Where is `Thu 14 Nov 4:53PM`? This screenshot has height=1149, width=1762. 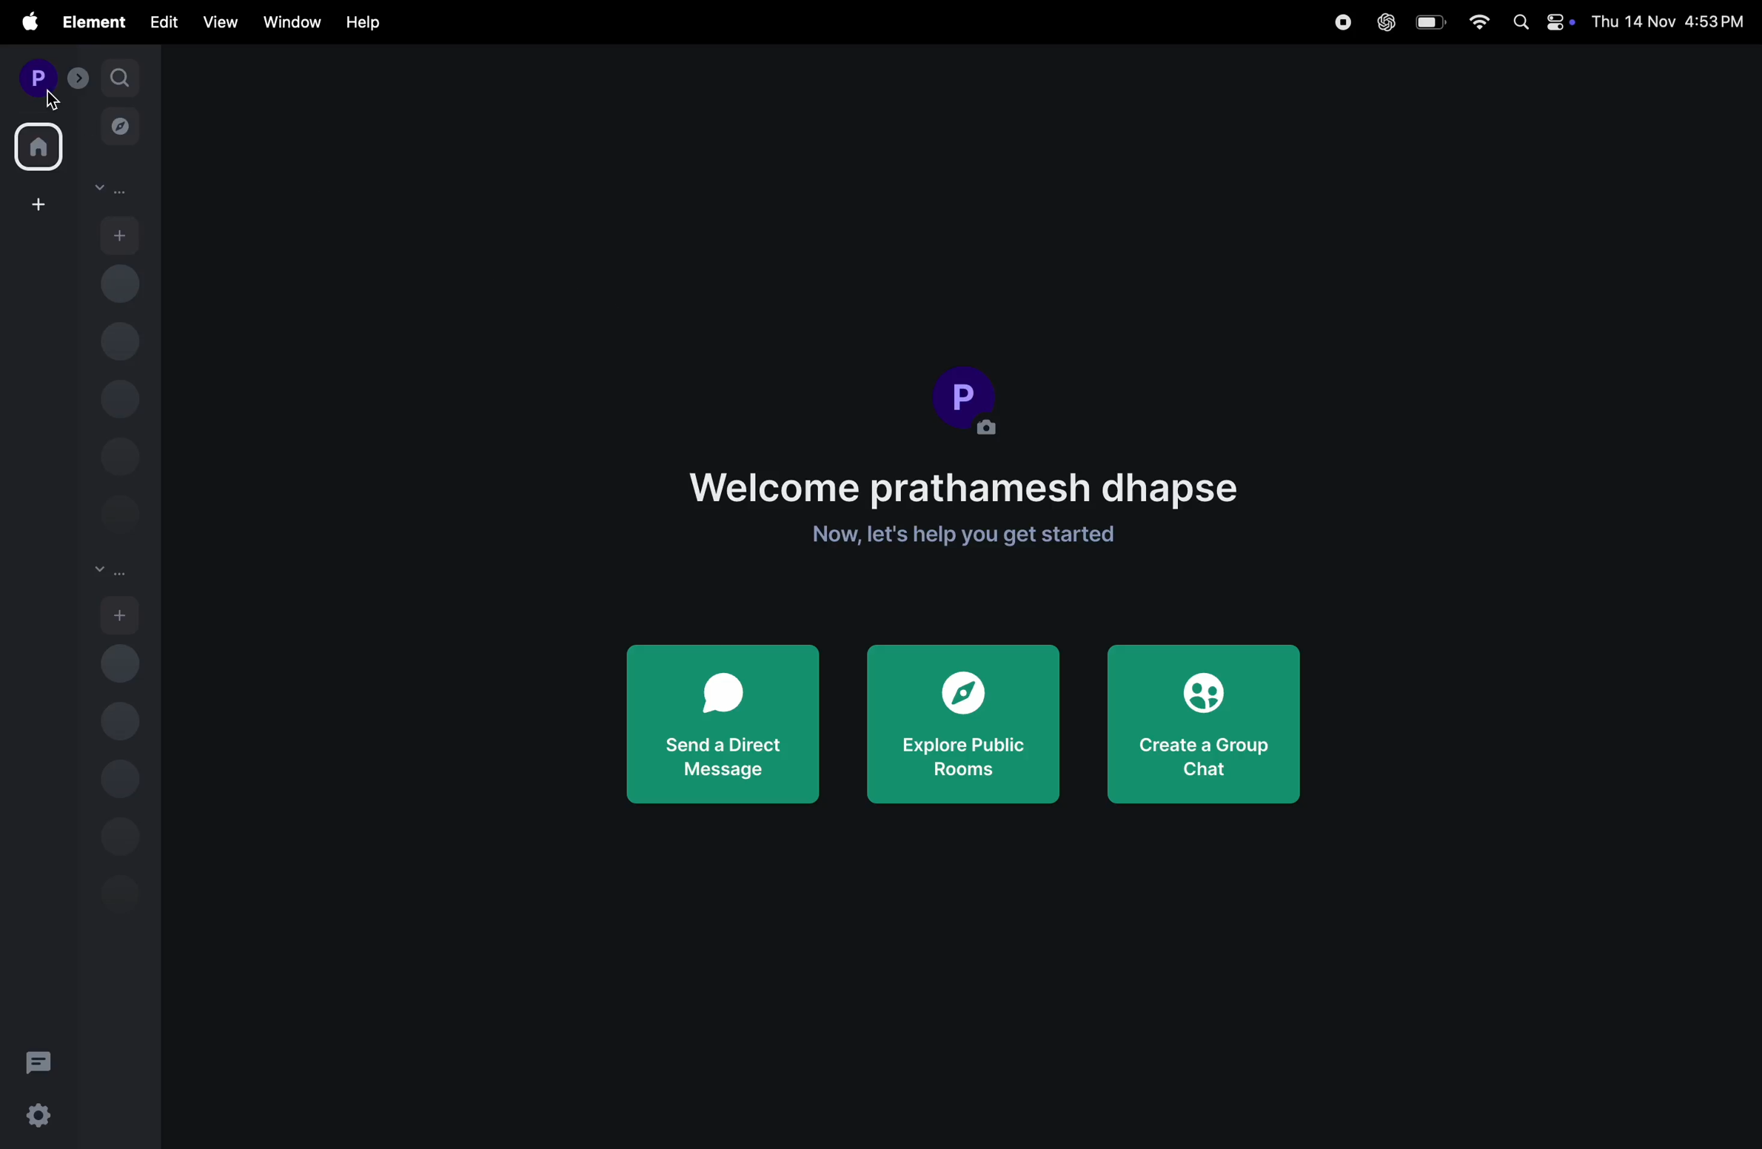 Thu 14 Nov 4:53PM is located at coordinates (1669, 20).